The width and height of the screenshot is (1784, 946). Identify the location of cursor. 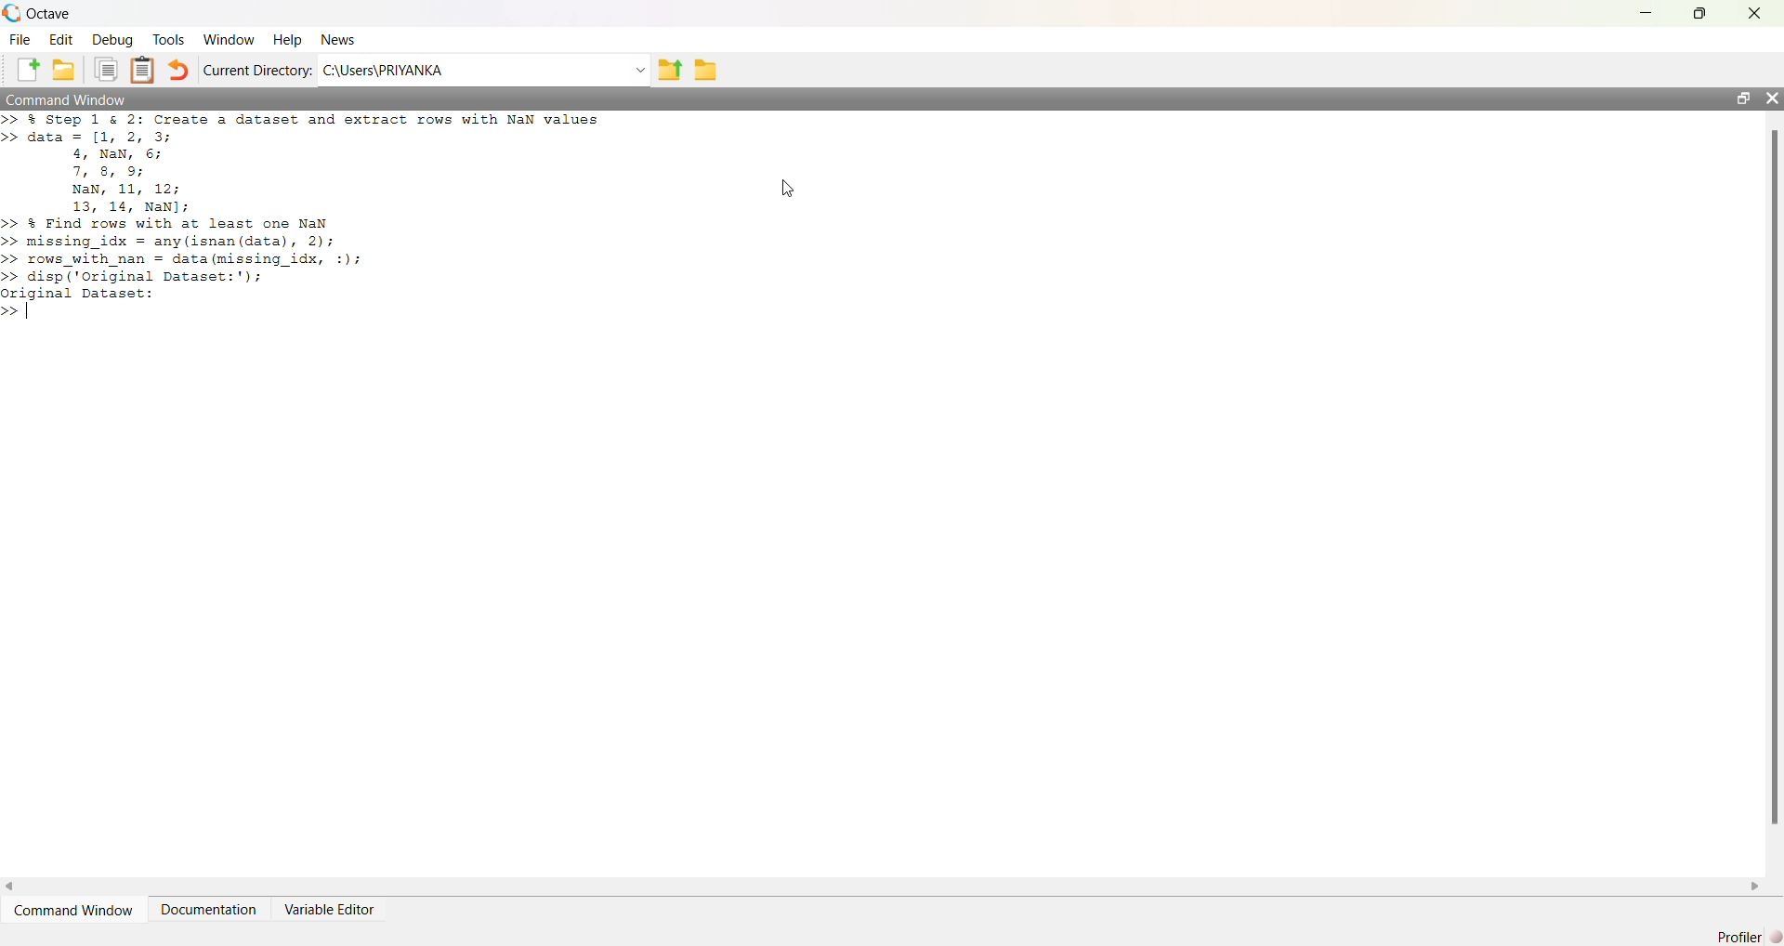
(789, 189).